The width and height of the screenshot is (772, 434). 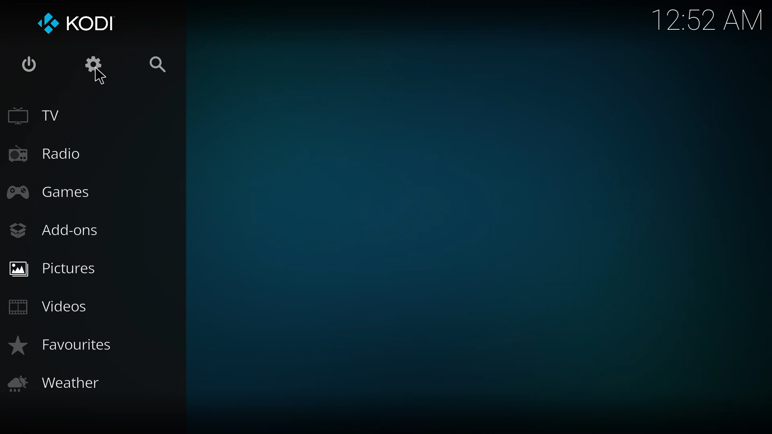 What do you see at coordinates (30, 66) in the screenshot?
I see `power` at bounding box center [30, 66].